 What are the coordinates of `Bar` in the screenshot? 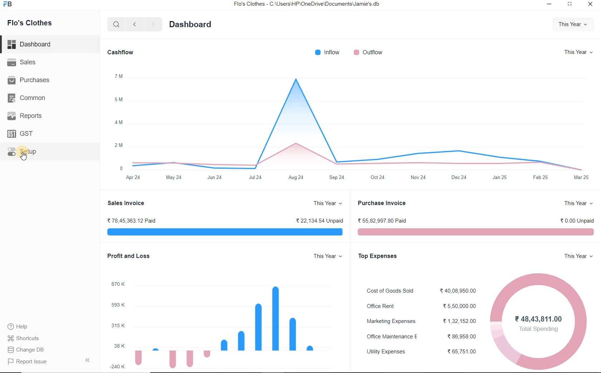 It's located at (475, 232).